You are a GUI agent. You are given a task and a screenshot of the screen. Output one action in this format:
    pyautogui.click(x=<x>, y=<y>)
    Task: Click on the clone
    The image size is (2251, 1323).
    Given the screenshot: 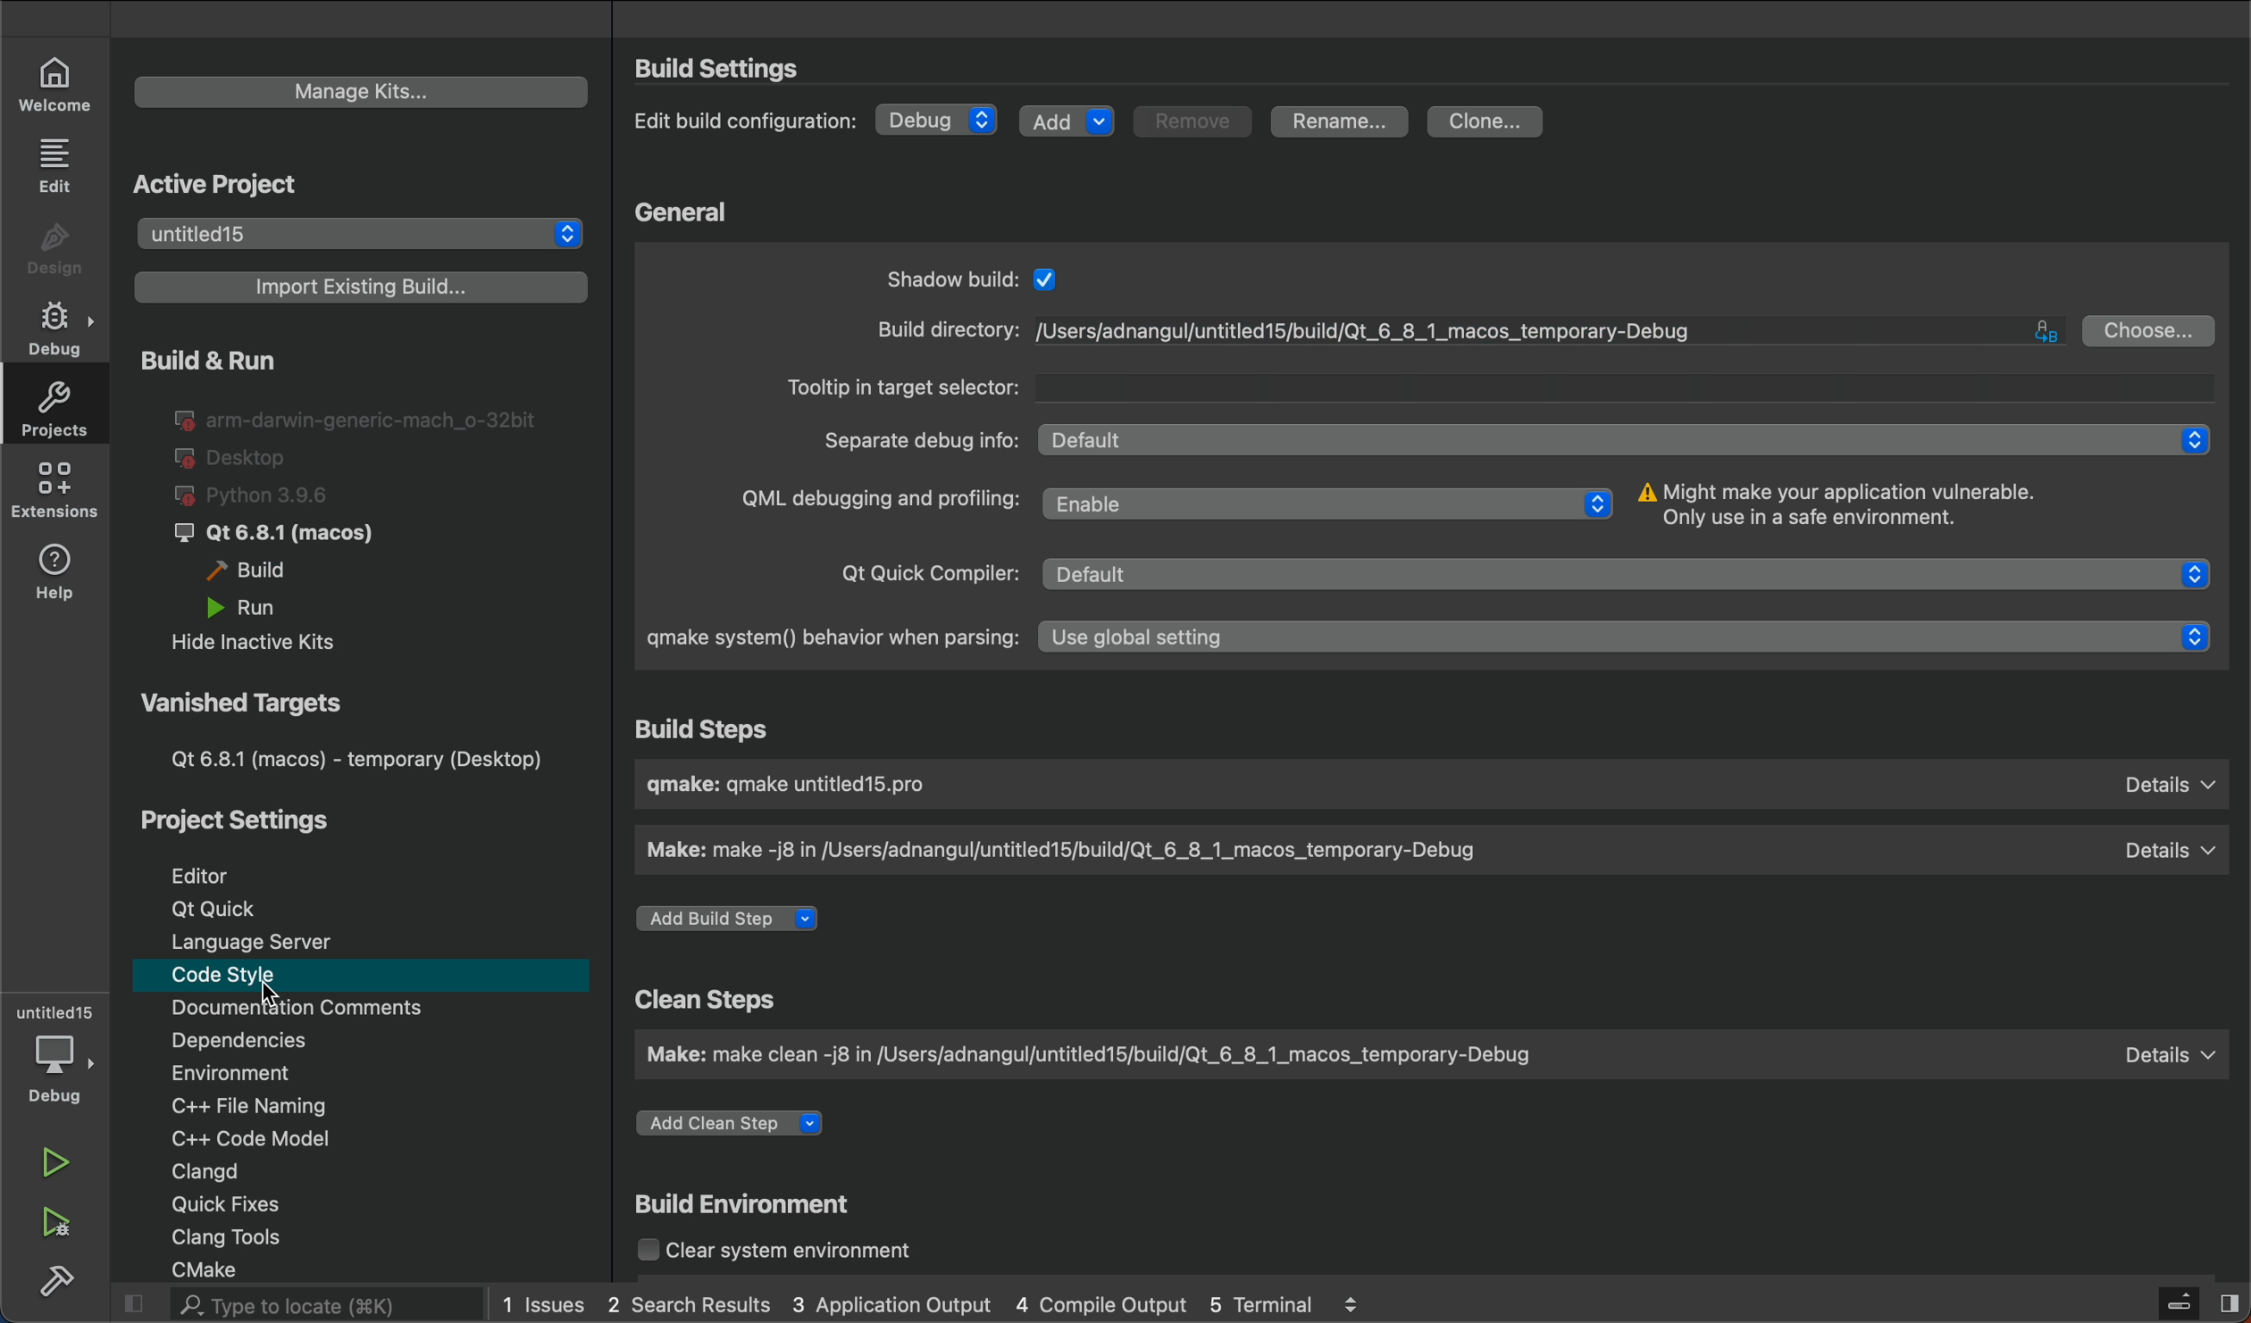 What is the action you would take?
    pyautogui.click(x=1489, y=123)
    